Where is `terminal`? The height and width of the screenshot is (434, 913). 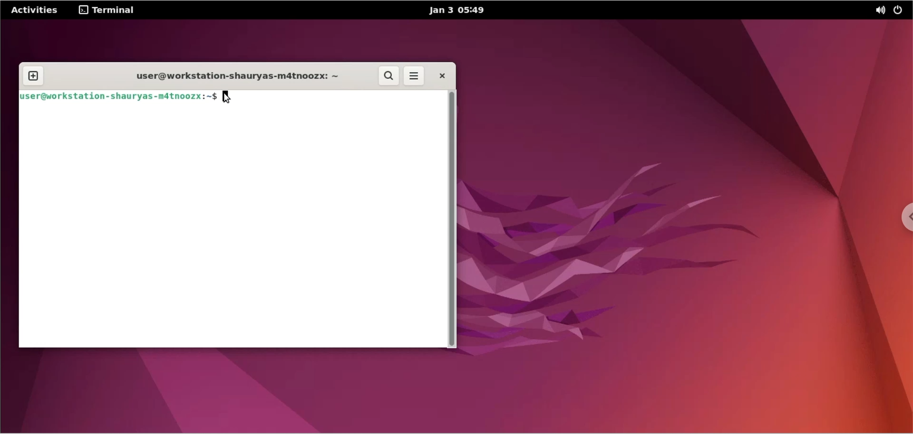
terminal is located at coordinates (109, 9).